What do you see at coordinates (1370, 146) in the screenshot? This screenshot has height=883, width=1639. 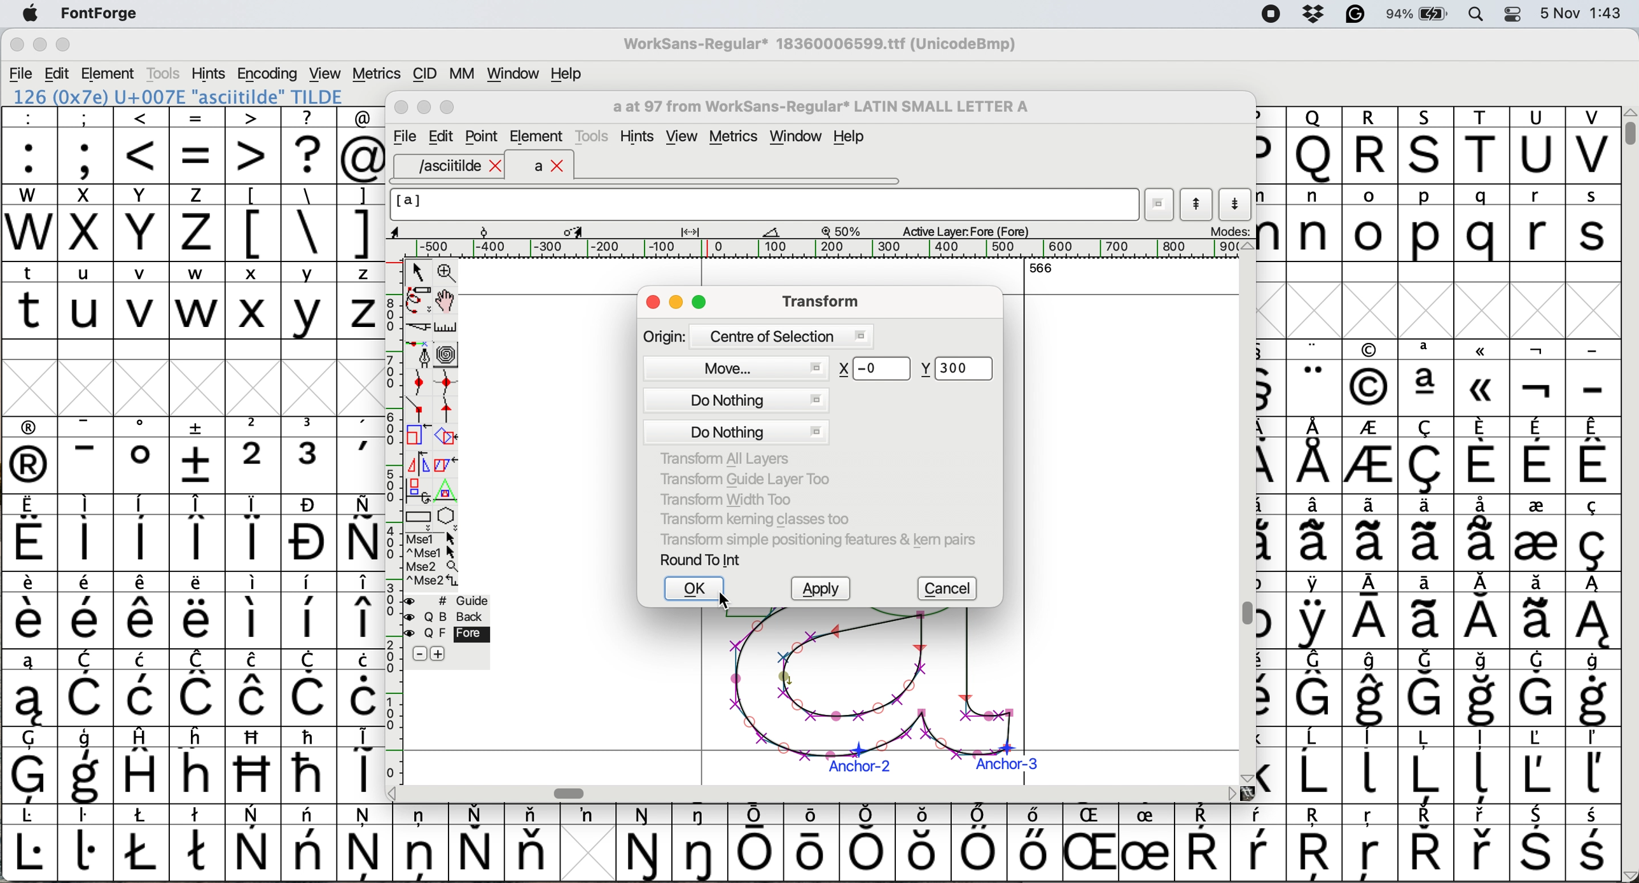 I see `R` at bounding box center [1370, 146].